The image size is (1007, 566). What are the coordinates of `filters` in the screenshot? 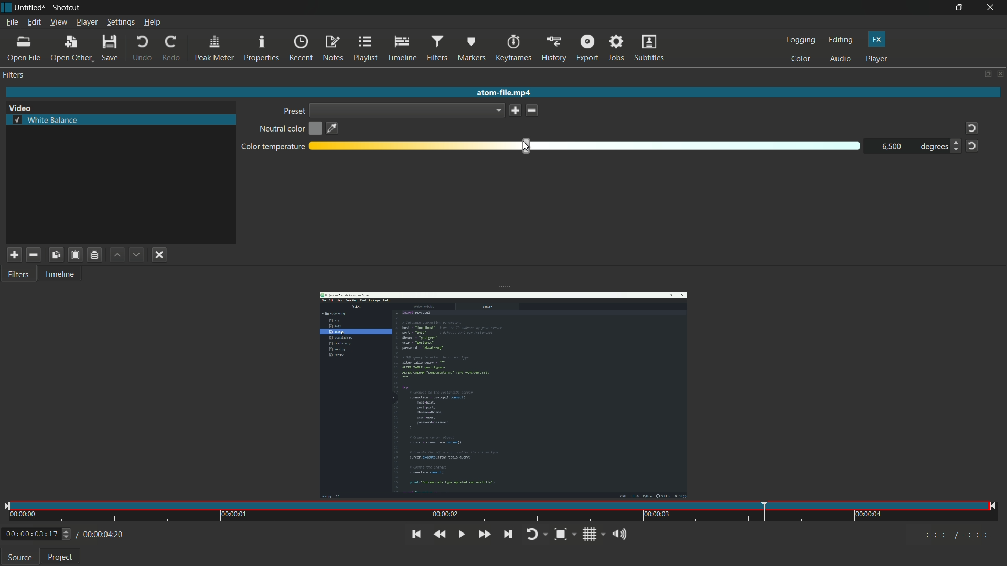 It's located at (438, 48).